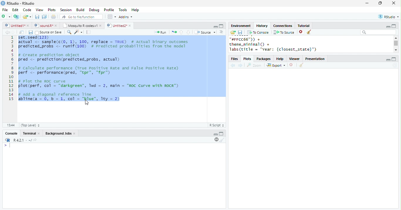  Describe the element at coordinates (99, 84) in the screenshot. I see `# Plot the ROC curveplot(perf, col - "darkgreen”, 1wd = 2, main = "ROC Curve with ROCR")` at that location.